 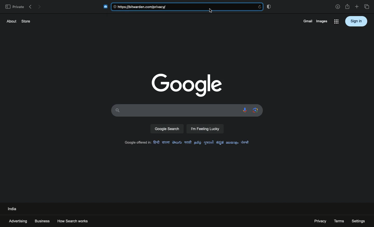 What do you see at coordinates (318, 221) in the screenshot?
I see `privacy` at bounding box center [318, 221].